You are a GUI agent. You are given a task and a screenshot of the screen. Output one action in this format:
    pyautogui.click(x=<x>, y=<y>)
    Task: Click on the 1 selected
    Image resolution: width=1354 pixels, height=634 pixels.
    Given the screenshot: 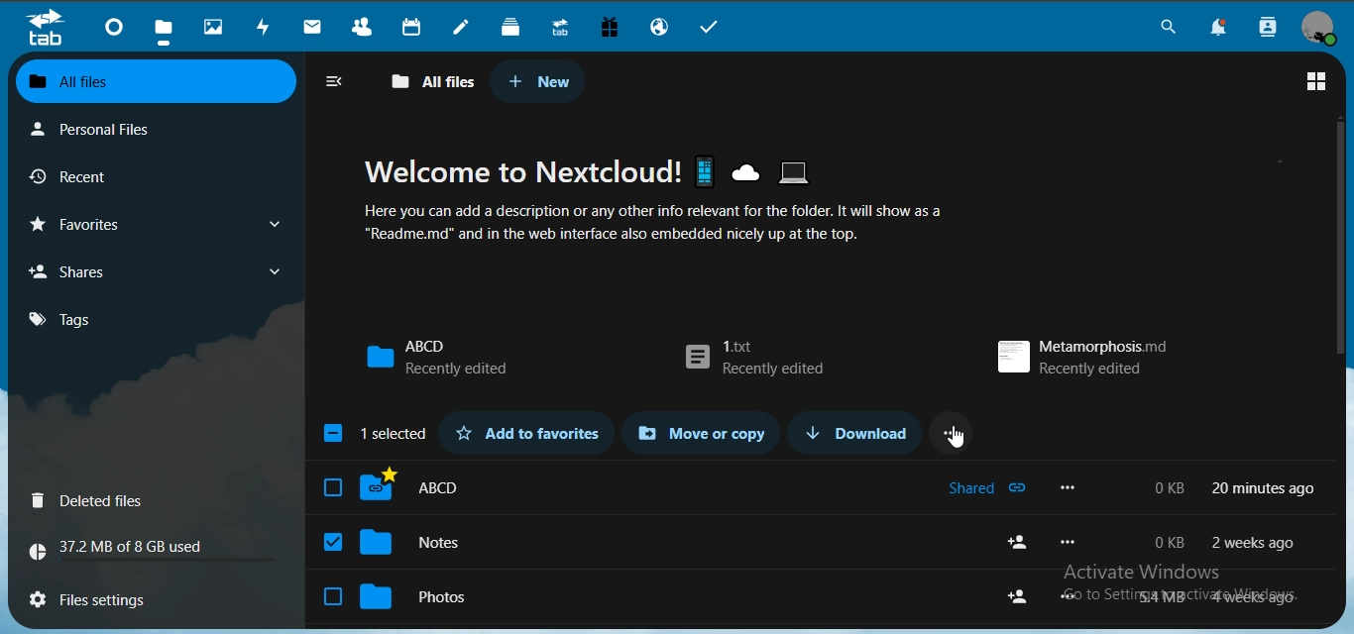 What is the action you would take?
    pyautogui.click(x=375, y=432)
    